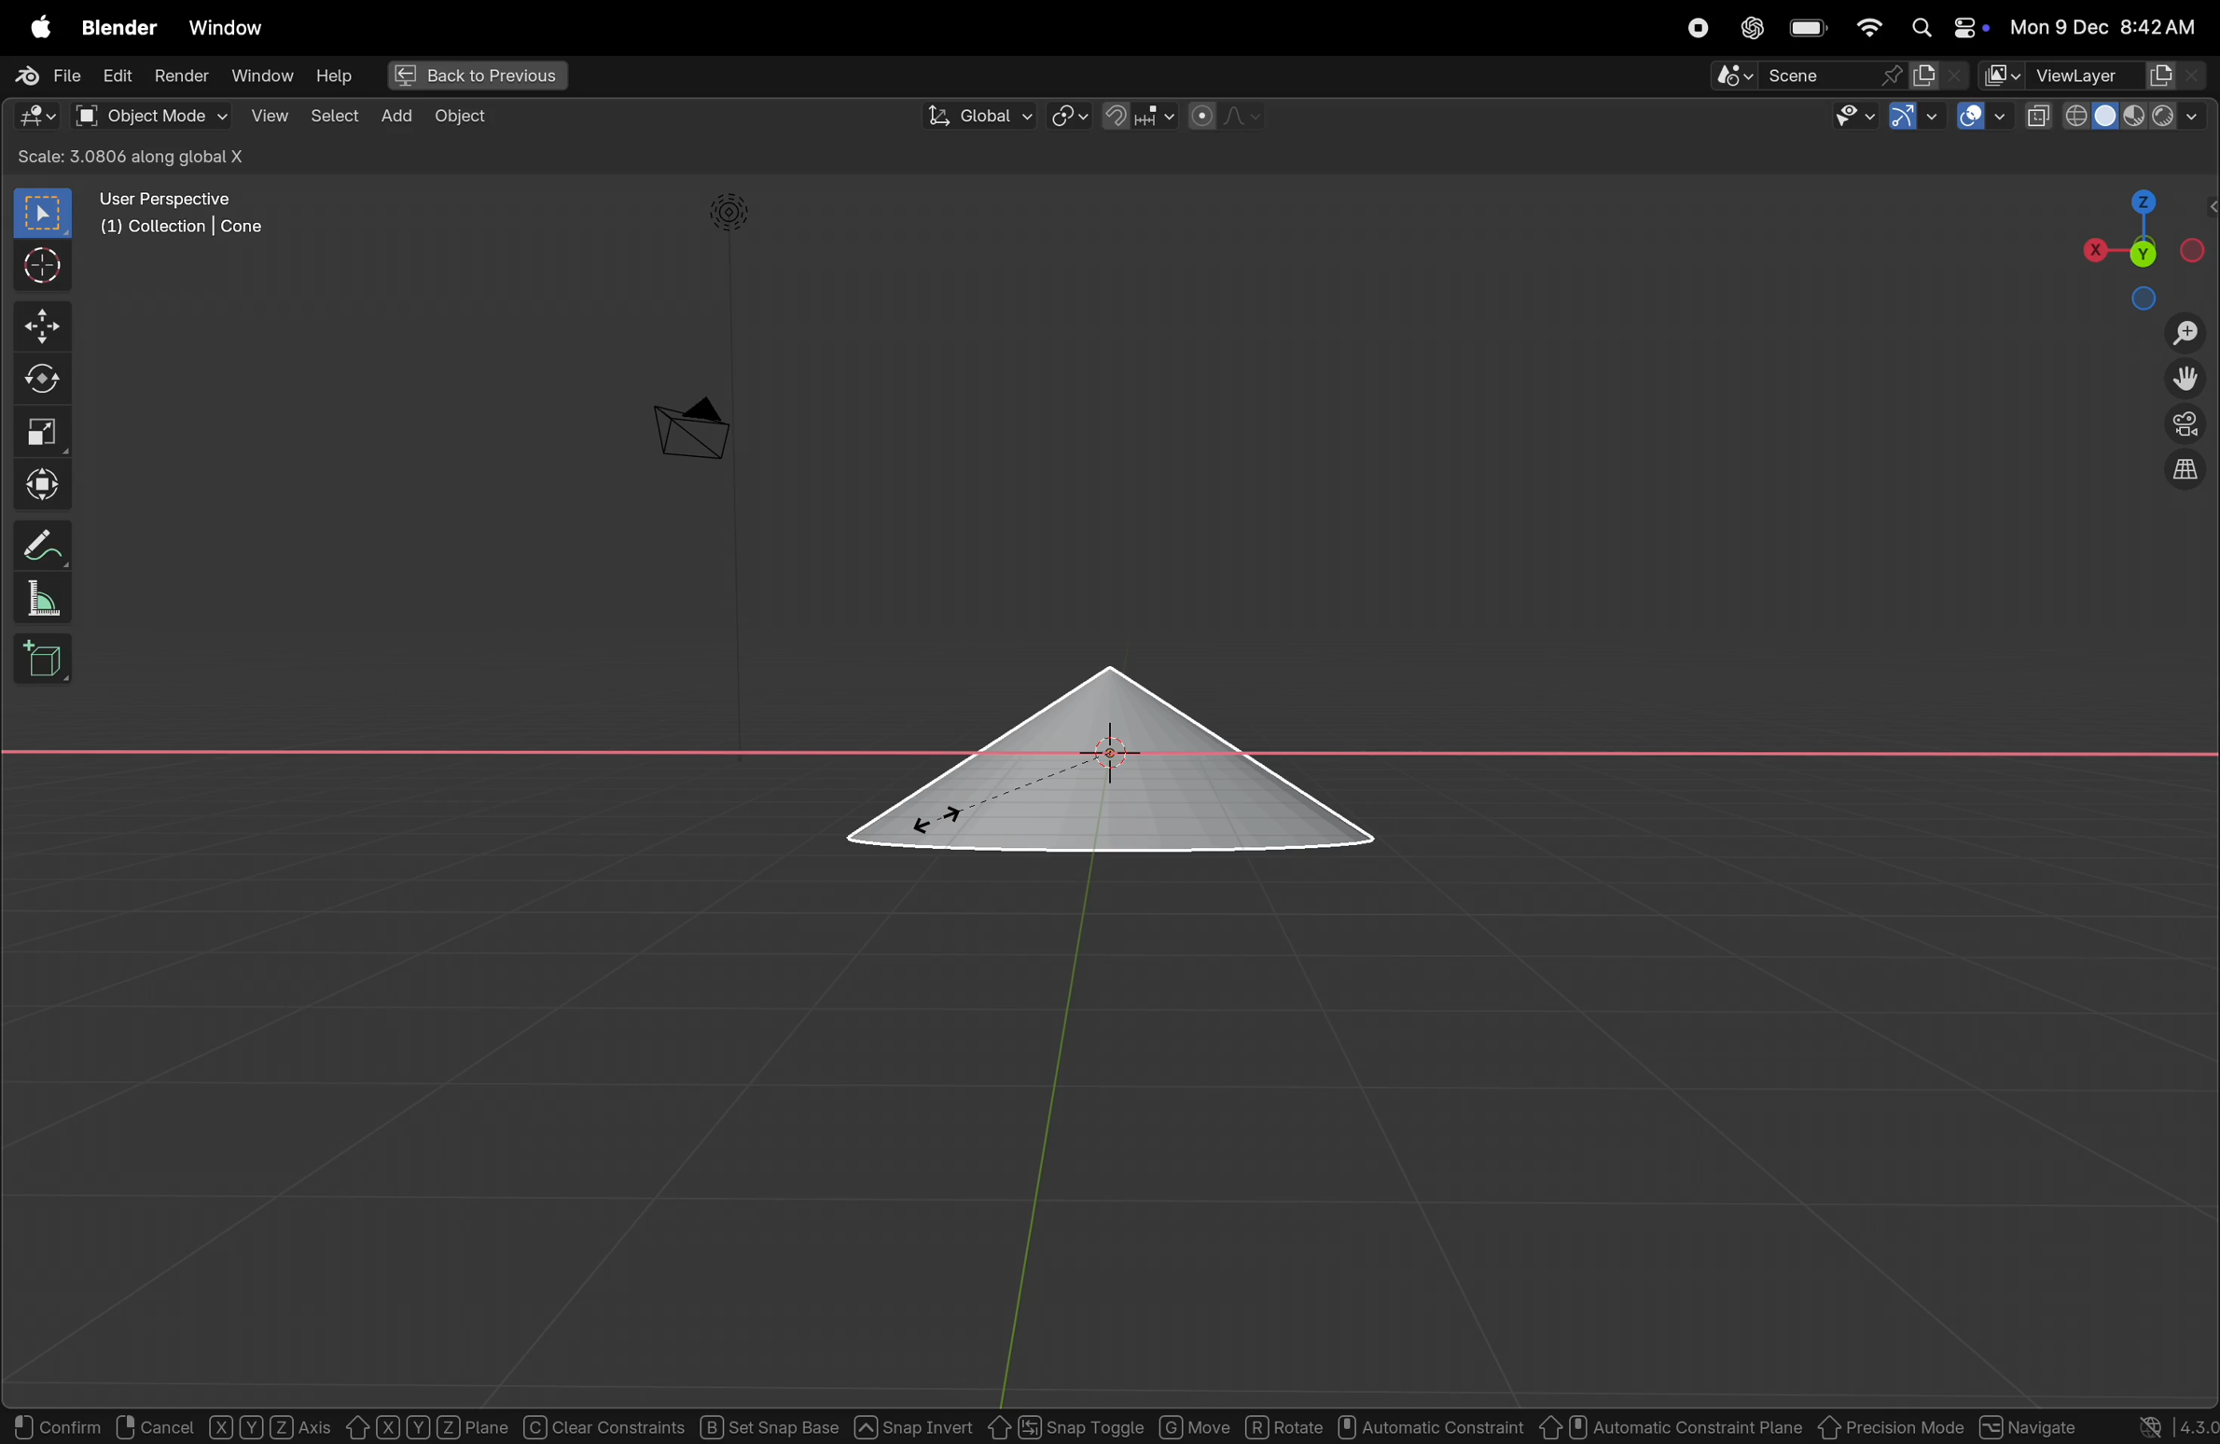 The height and width of the screenshot is (1444, 2220). What do you see at coordinates (1752, 28) in the screenshot?
I see `chatgpt` at bounding box center [1752, 28].